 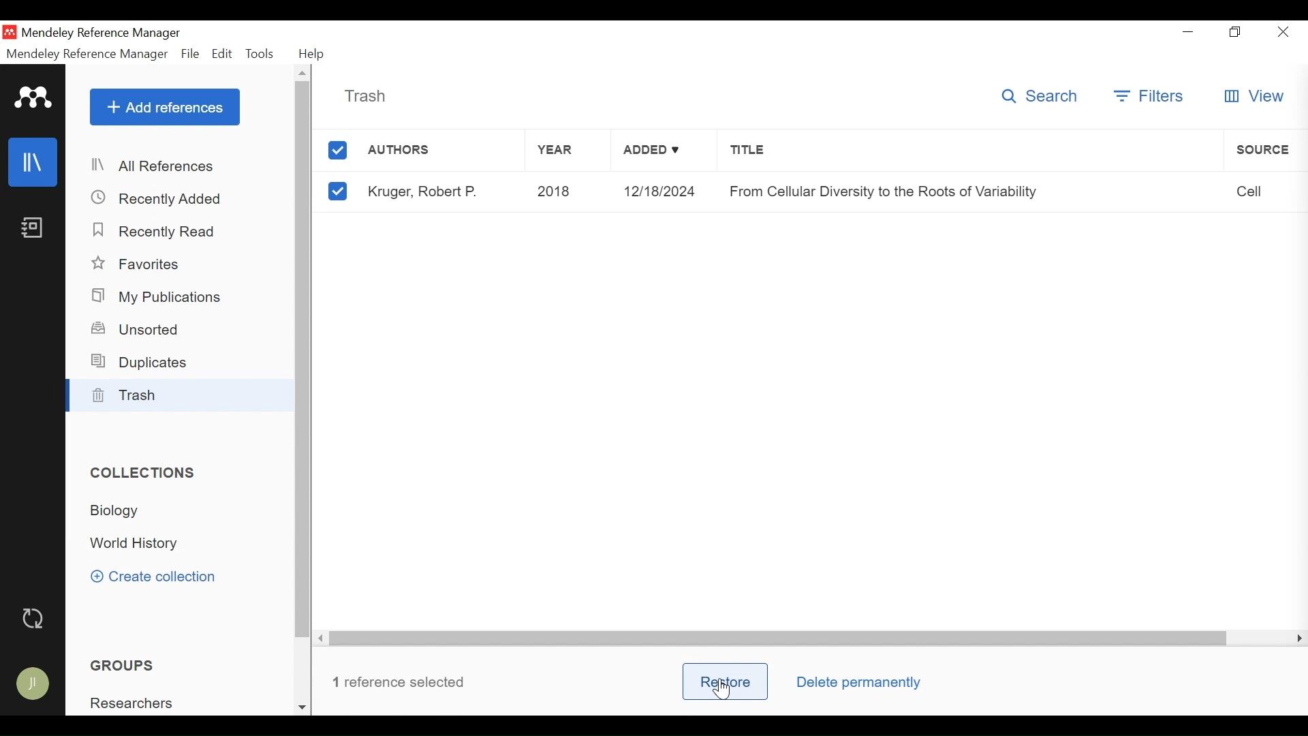 I want to click on Unsorted, so click(x=141, y=328).